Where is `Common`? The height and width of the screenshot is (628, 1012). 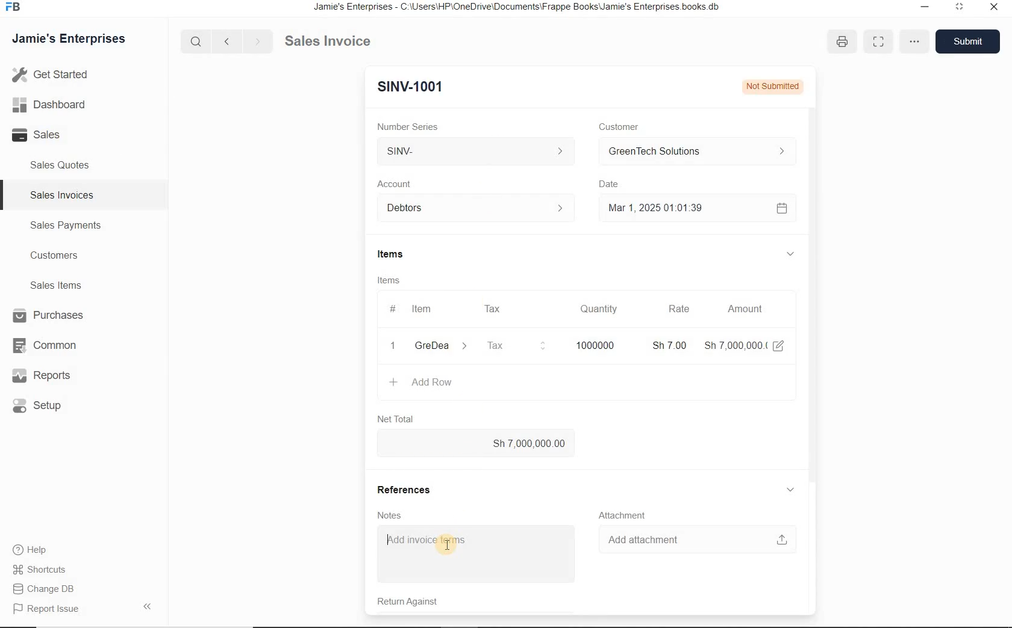
Common is located at coordinates (43, 345).